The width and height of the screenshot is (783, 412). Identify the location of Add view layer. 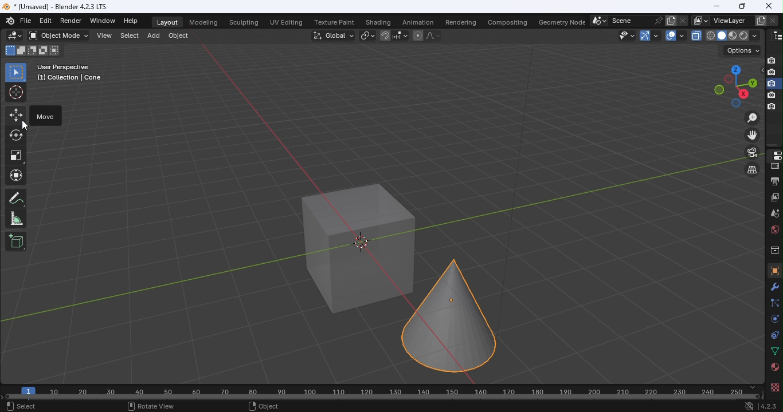
(761, 19).